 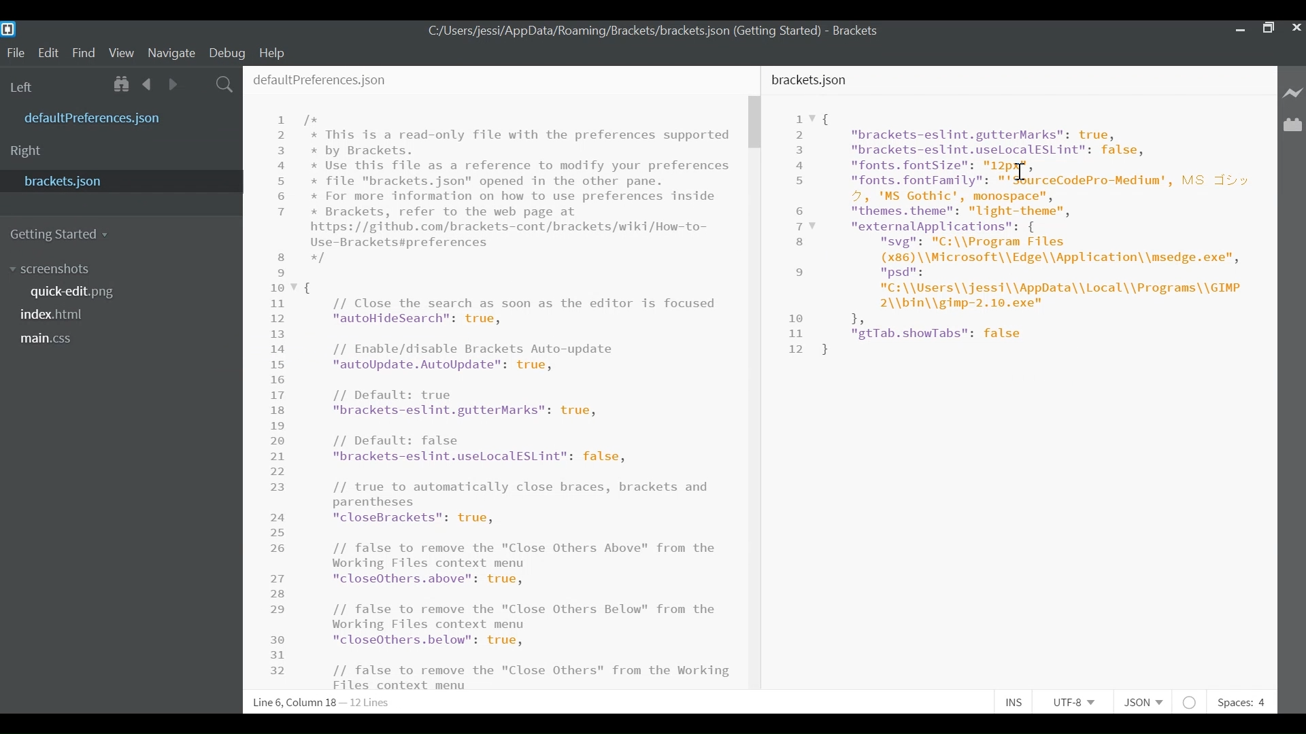 I want to click on Navigate Back, so click(x=148, y=84).